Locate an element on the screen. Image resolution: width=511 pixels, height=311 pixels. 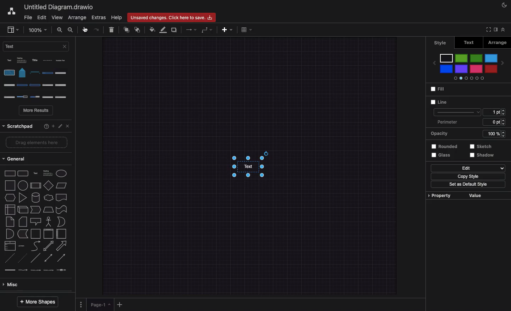
Unsaved changes. Click here to save. %; is located at coordinates (172, 17).